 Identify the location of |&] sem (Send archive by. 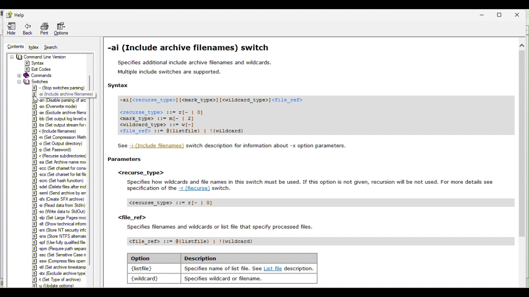
(59, 193).